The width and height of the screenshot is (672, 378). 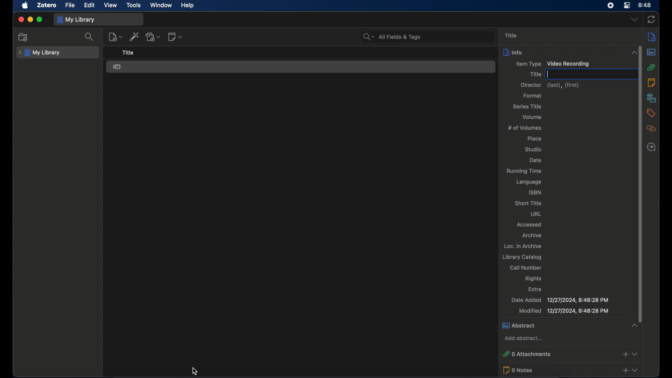 What do you see at coordinates (535, 192) in the screenshot?
I see `isbn` at bounding box center [535, 192].